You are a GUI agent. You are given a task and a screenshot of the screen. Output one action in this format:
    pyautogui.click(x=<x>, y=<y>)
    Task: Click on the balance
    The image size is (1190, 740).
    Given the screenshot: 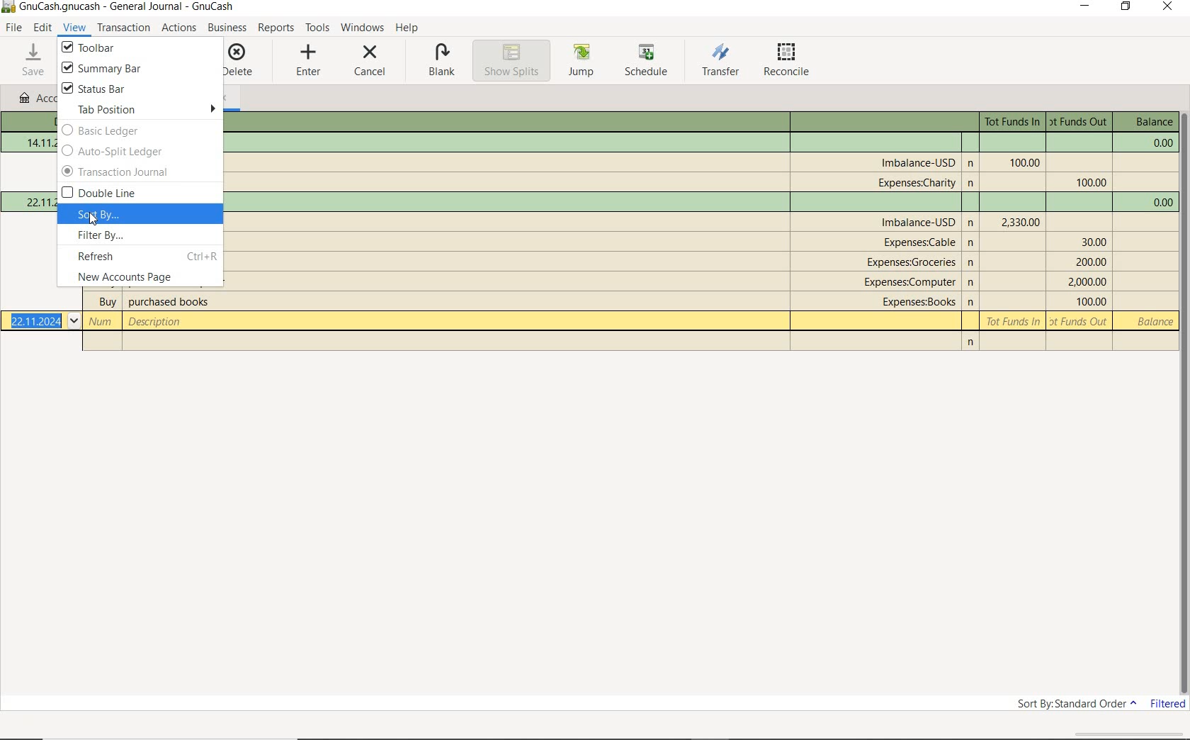 What is the action you would take?
    pyautogui.click(x=1160, y=144)
    